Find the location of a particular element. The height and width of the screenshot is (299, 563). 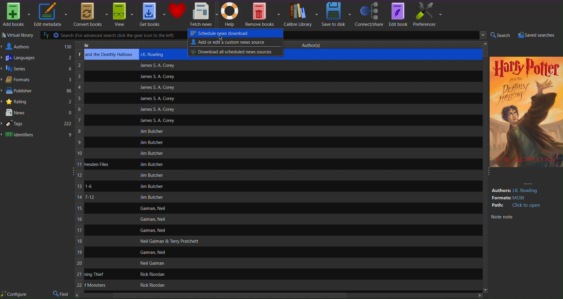

Note note is located at coordinates (502, 217).